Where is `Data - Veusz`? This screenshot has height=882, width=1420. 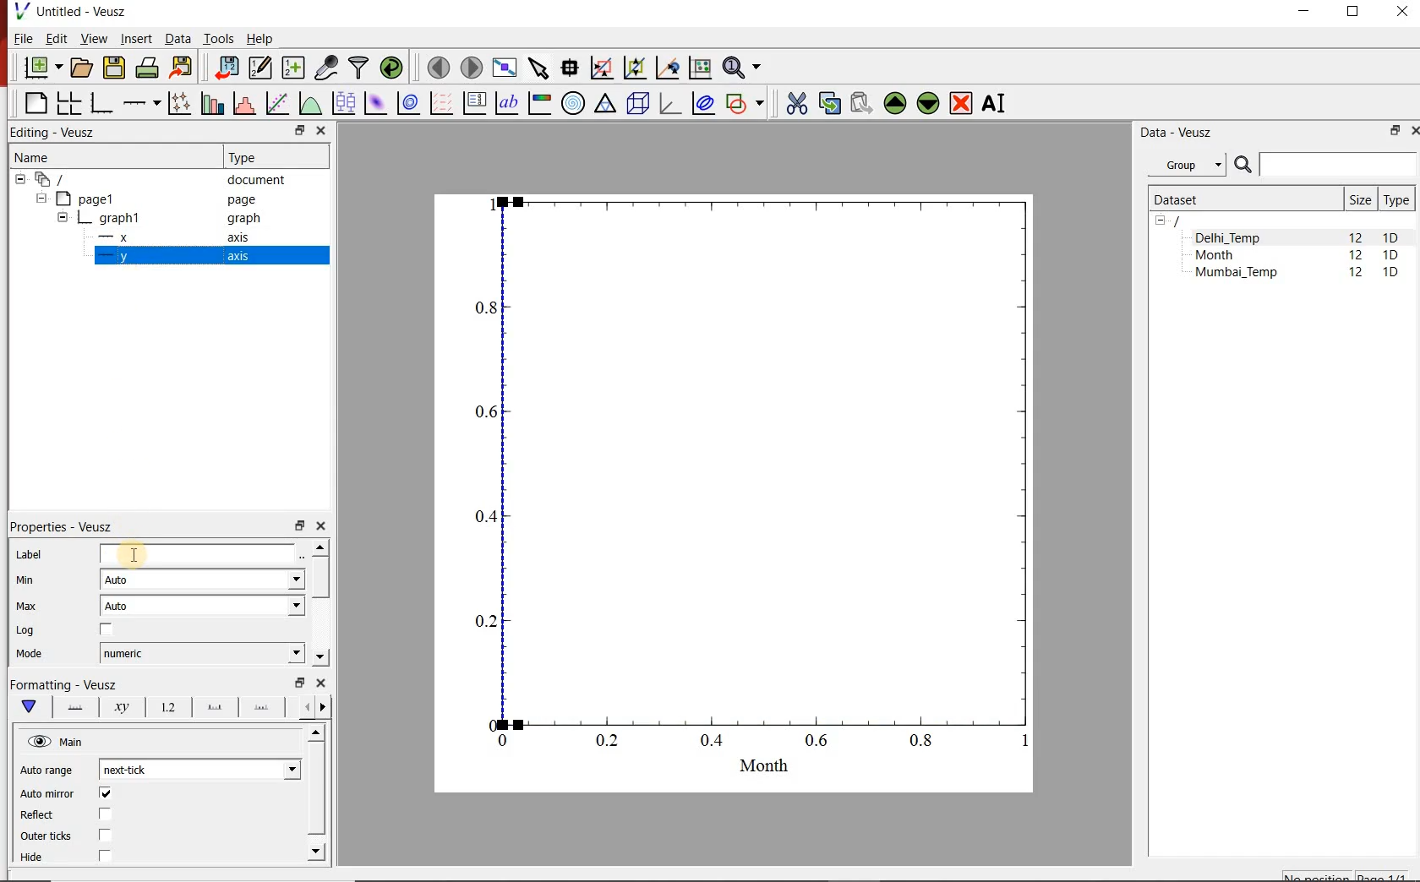
Data - Veusz is located at coordinates (1179, 133).